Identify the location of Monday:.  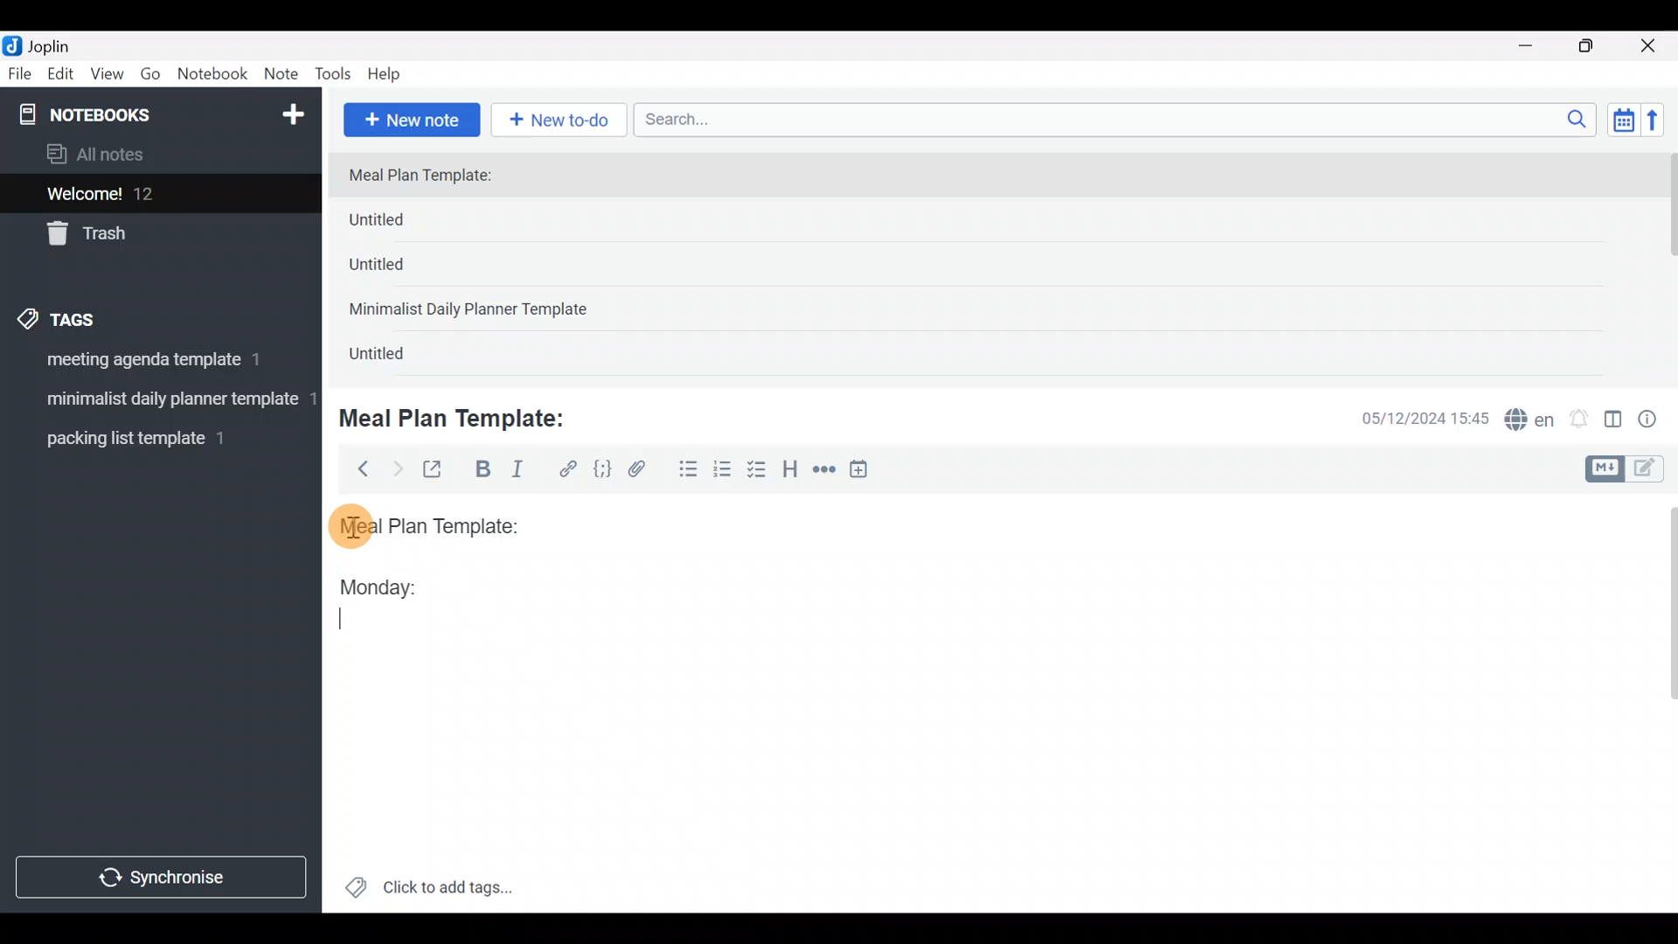
(366, 585).